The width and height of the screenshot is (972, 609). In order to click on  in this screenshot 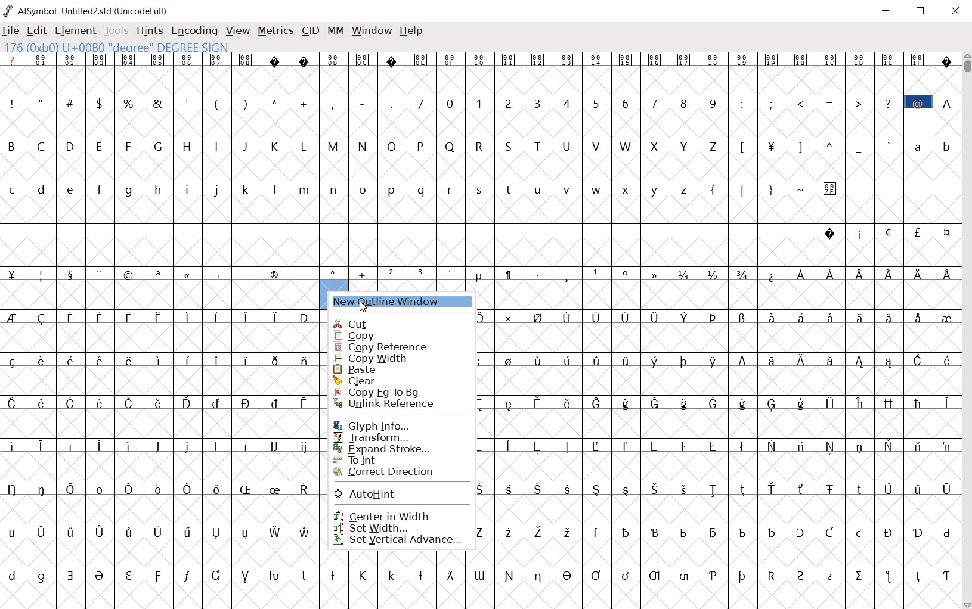, I will do `click(716, 337)`.